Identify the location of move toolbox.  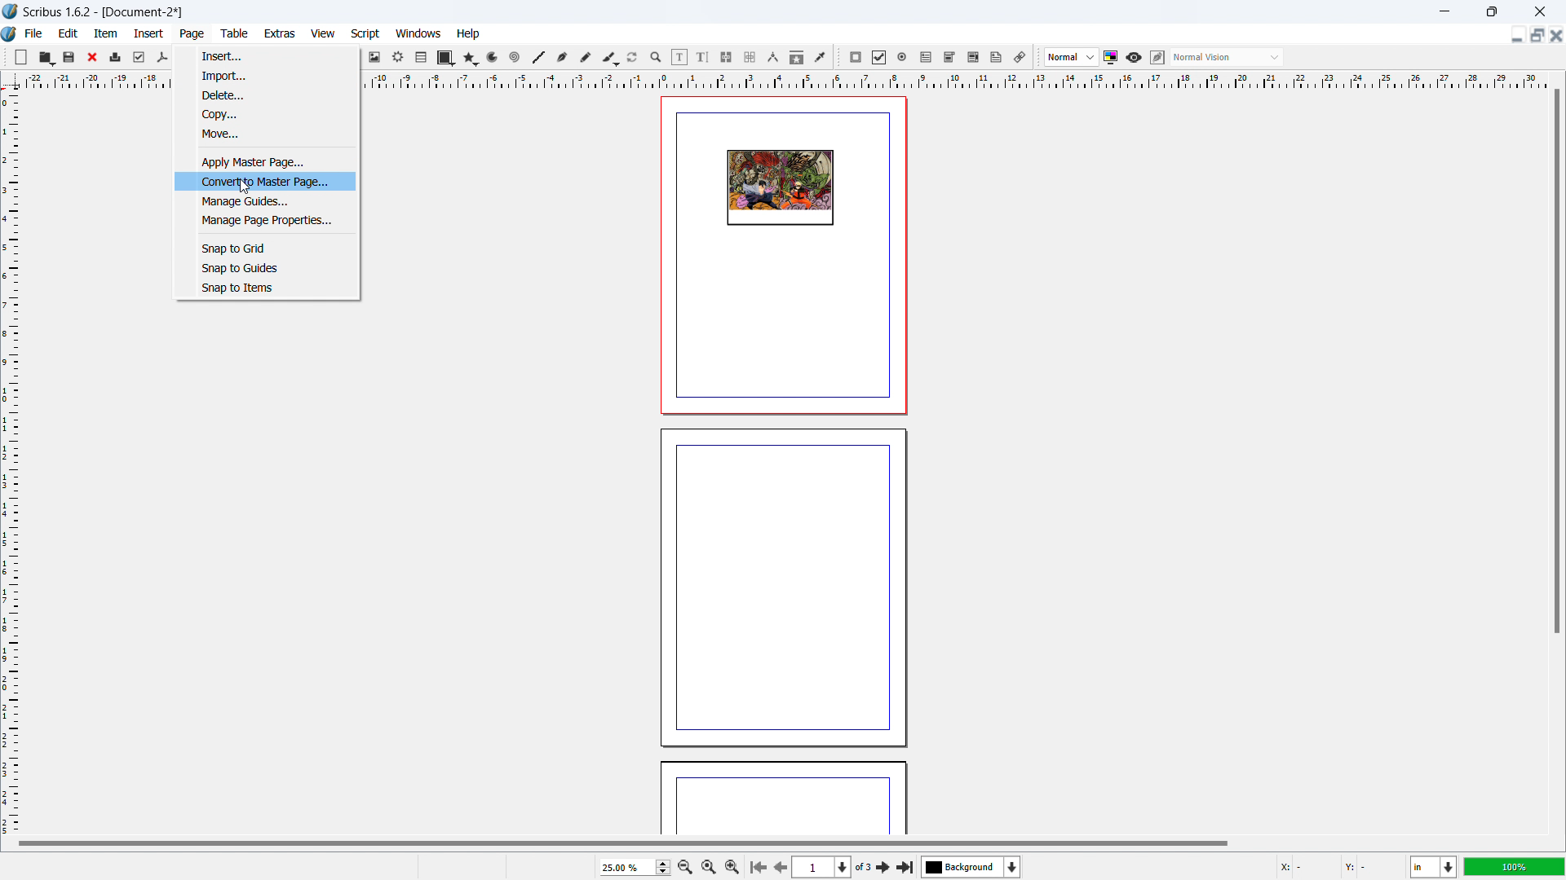
(6, 55).